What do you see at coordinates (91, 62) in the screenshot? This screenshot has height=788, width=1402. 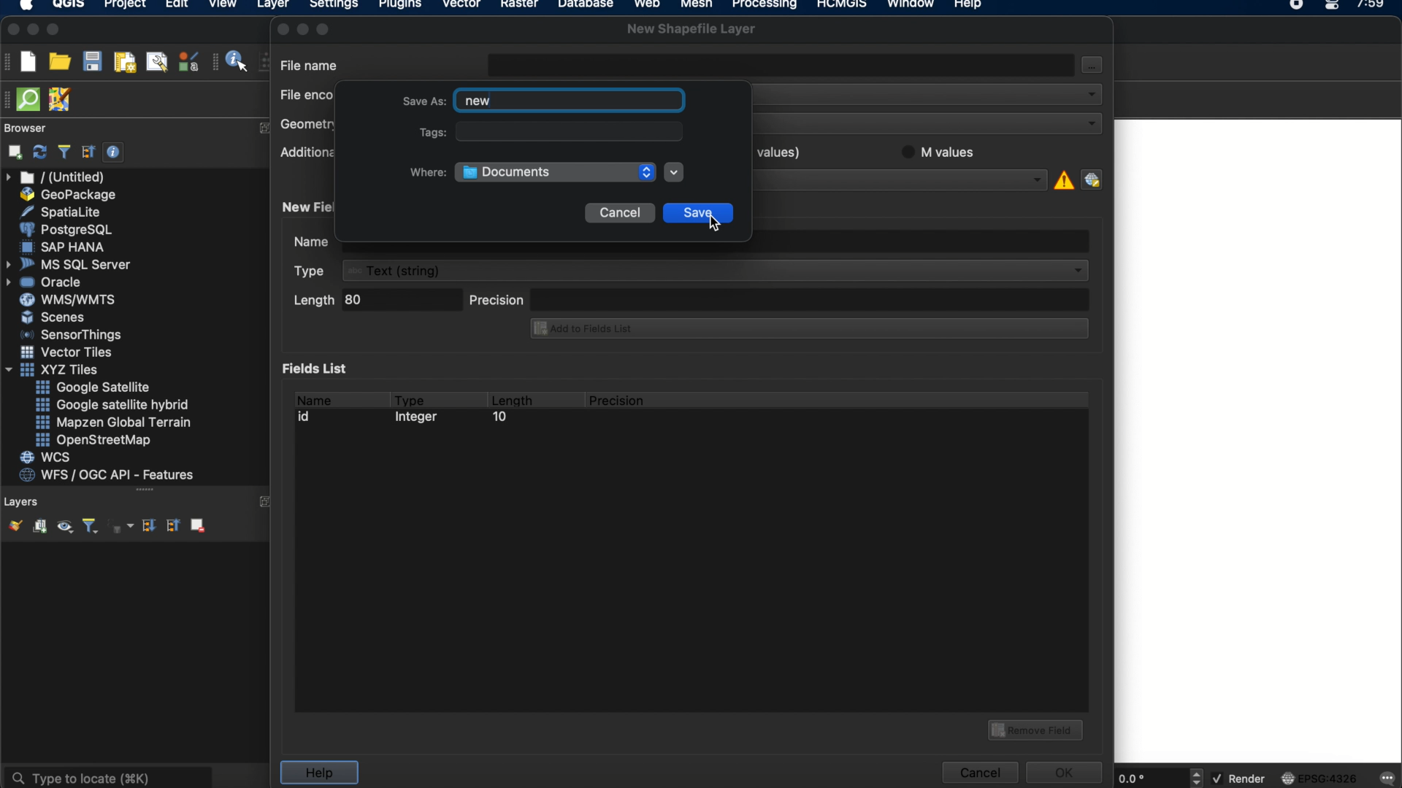 I see `save project` at bounding box center [91, 62].